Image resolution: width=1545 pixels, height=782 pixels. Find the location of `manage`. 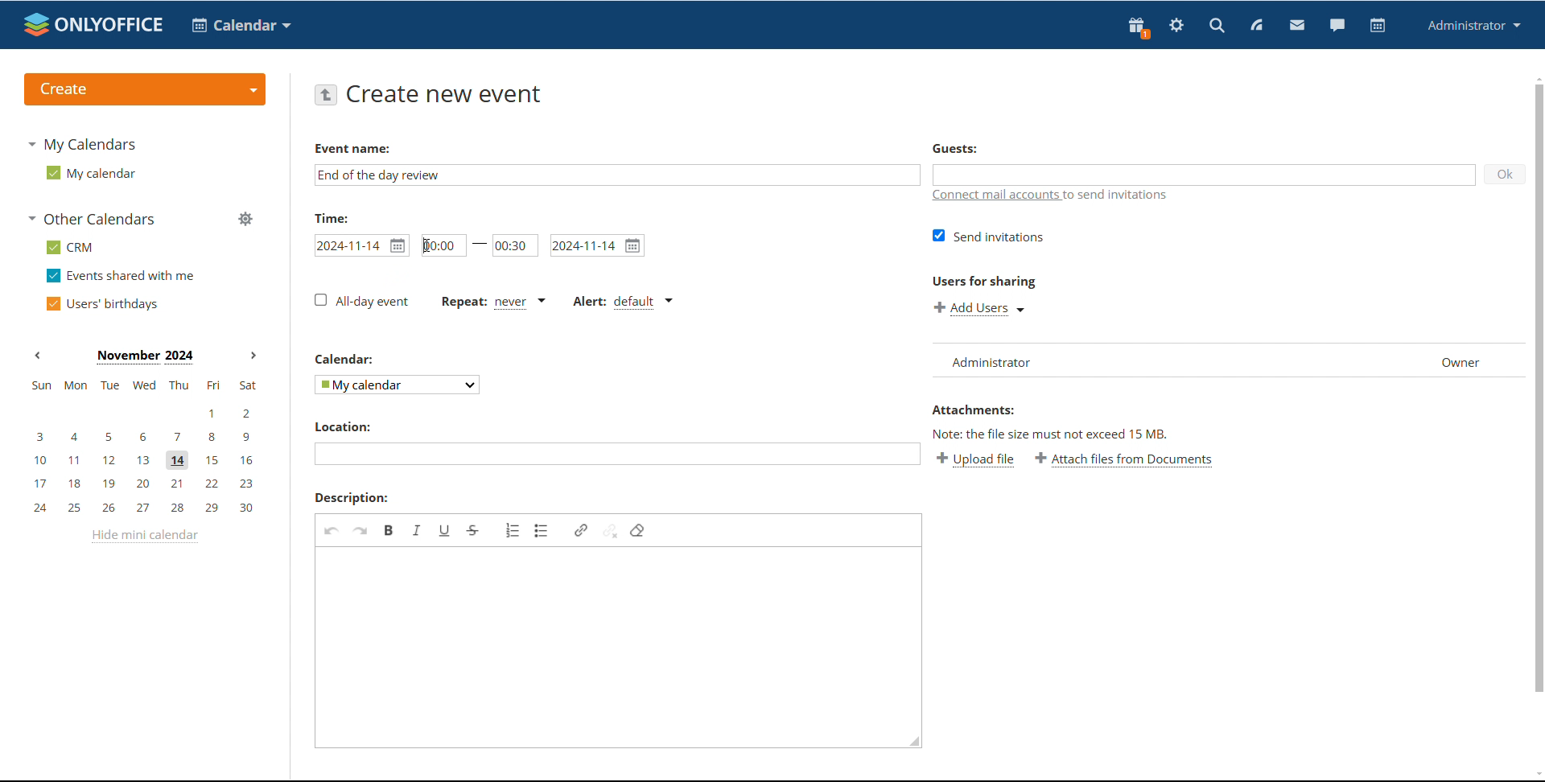

manage is located at coordinates (246, 220).